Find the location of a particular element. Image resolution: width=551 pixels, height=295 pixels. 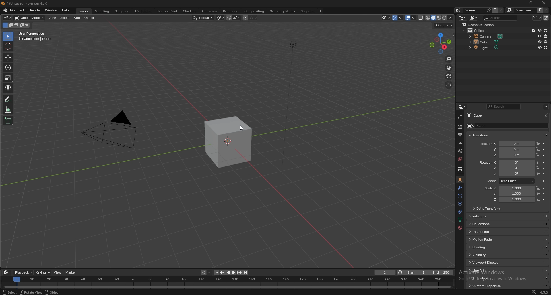

exclude from viewlayer is located at coordinates (532, 30).